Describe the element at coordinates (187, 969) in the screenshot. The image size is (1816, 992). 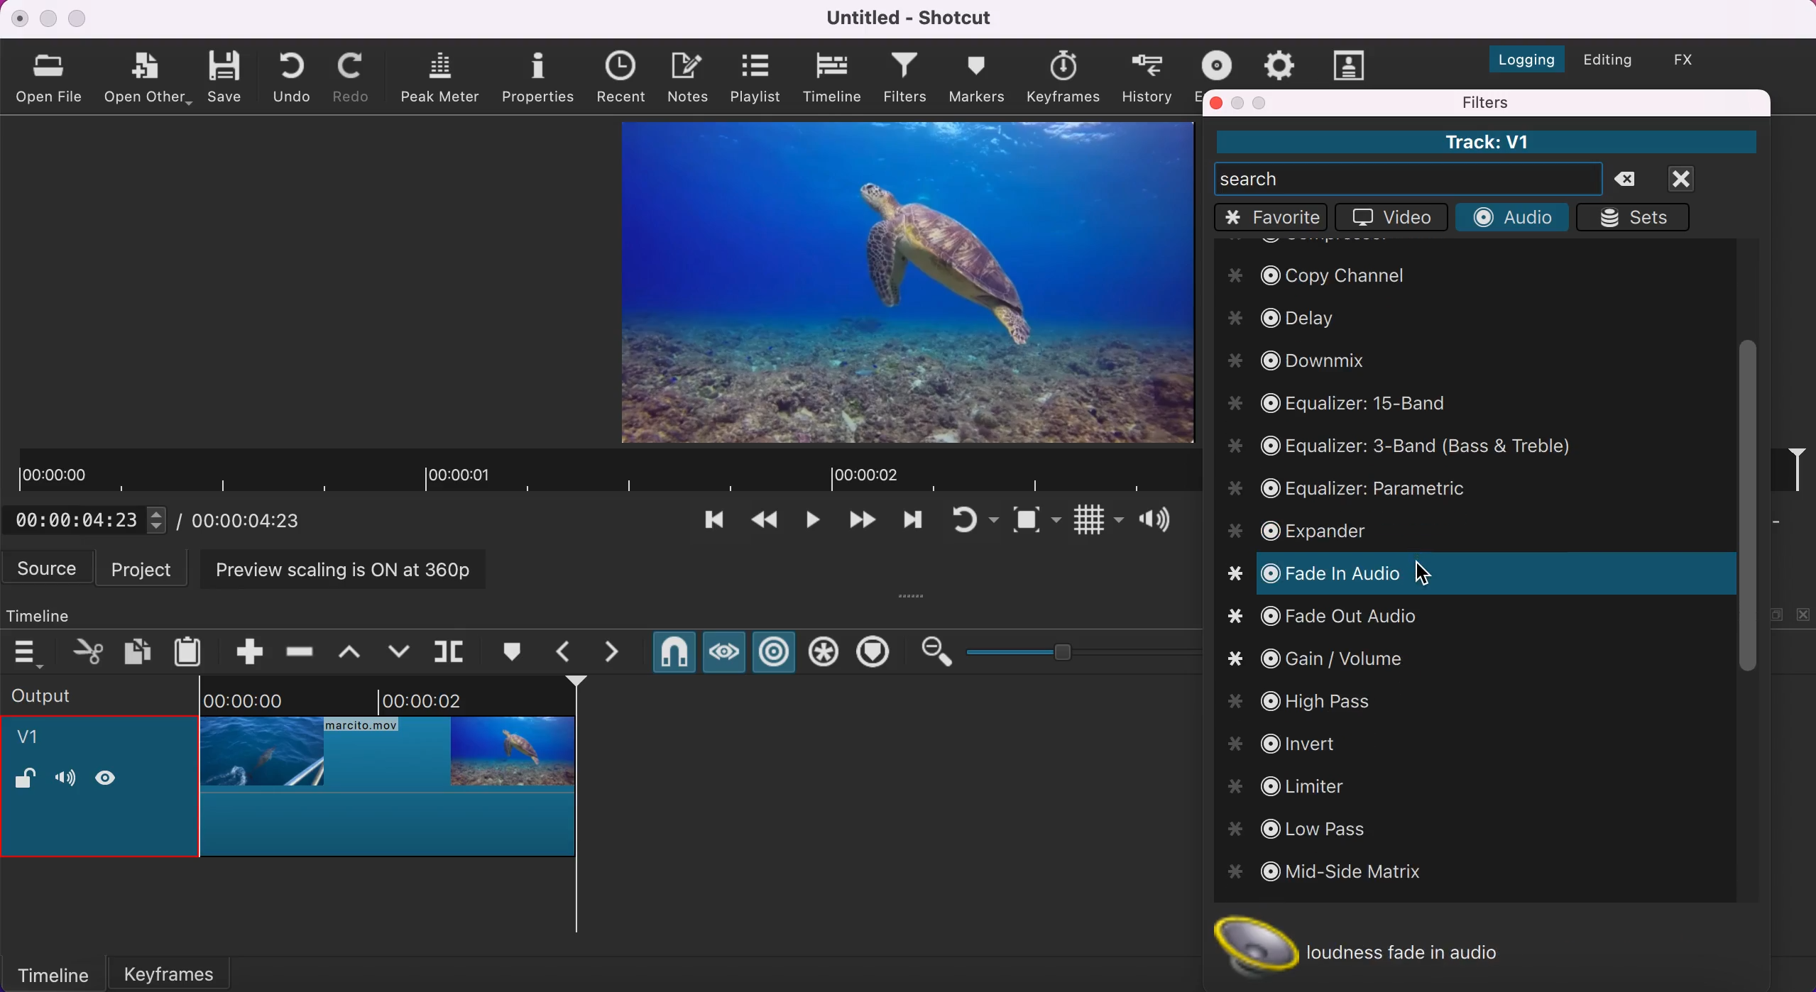
I see `keyframes` at that location.